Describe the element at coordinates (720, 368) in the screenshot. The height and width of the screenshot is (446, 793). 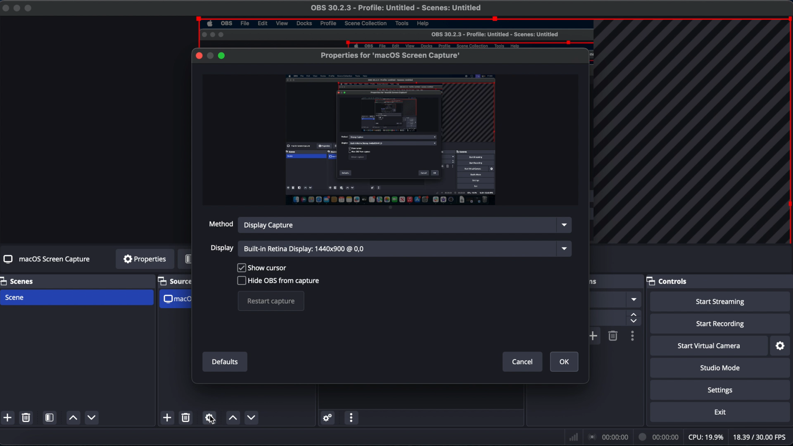
I see `studio mode` at that location.